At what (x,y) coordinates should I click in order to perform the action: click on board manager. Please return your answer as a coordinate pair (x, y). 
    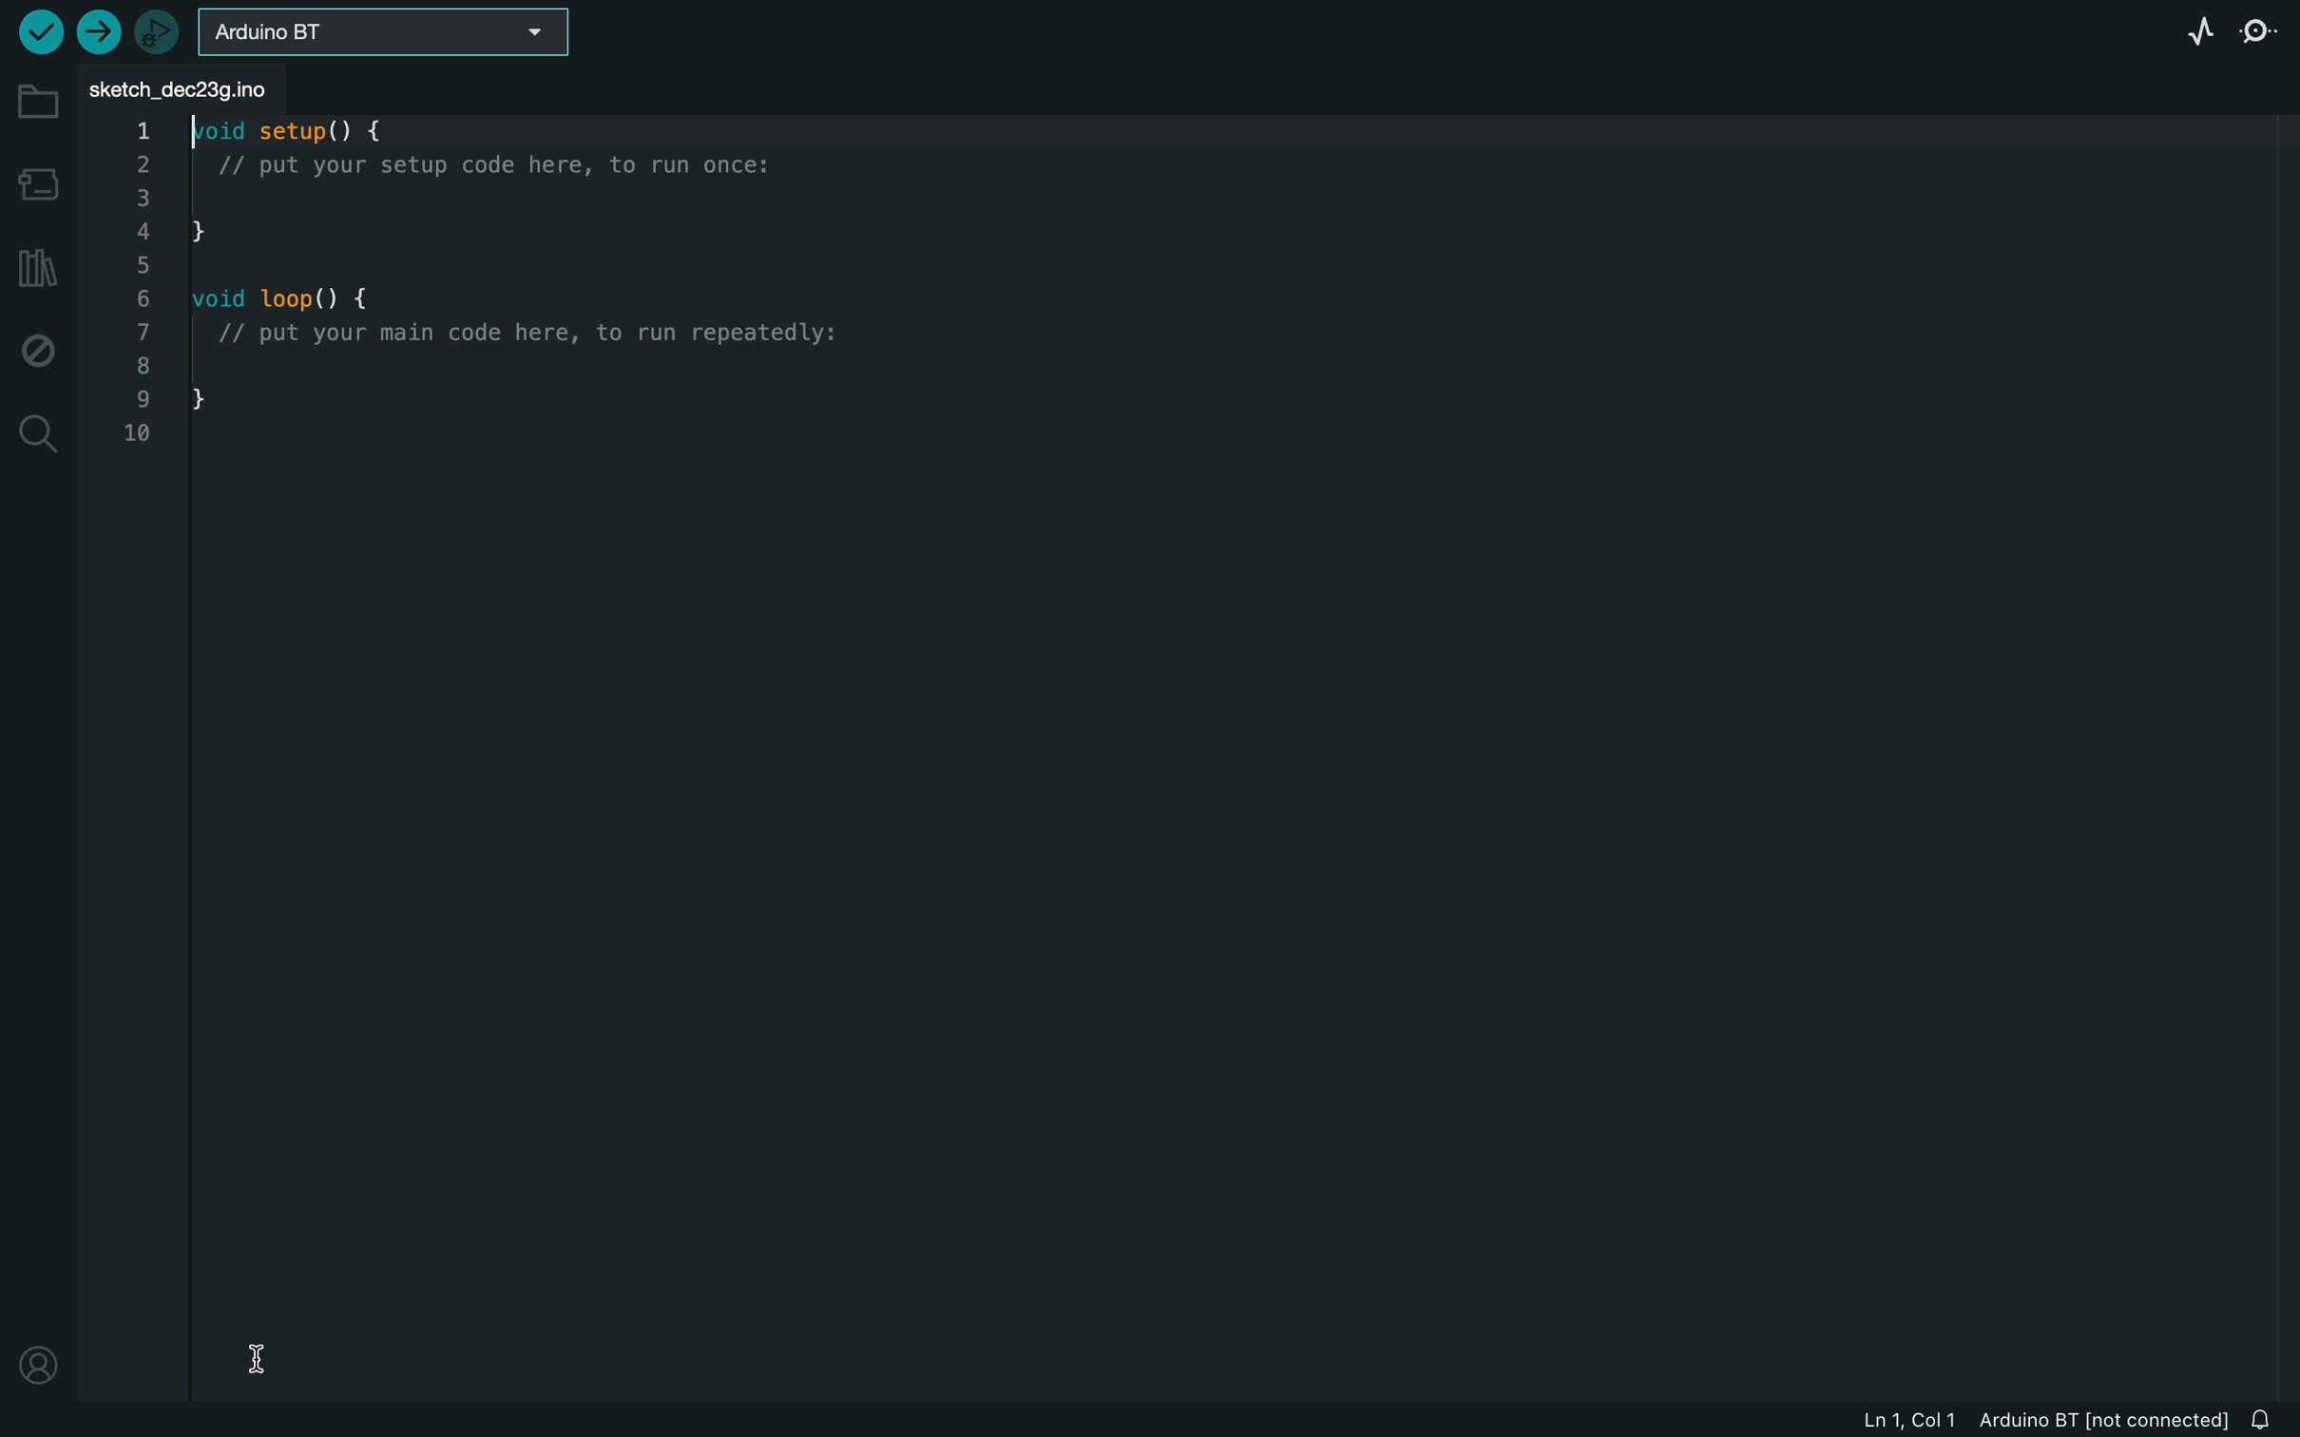
    Looking at the image, I should click on (38, 184).